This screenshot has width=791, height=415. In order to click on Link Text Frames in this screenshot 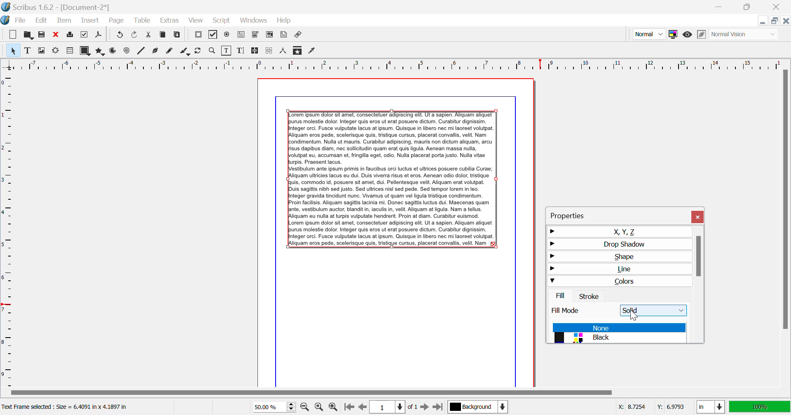, I will do `click(255, 51)`.